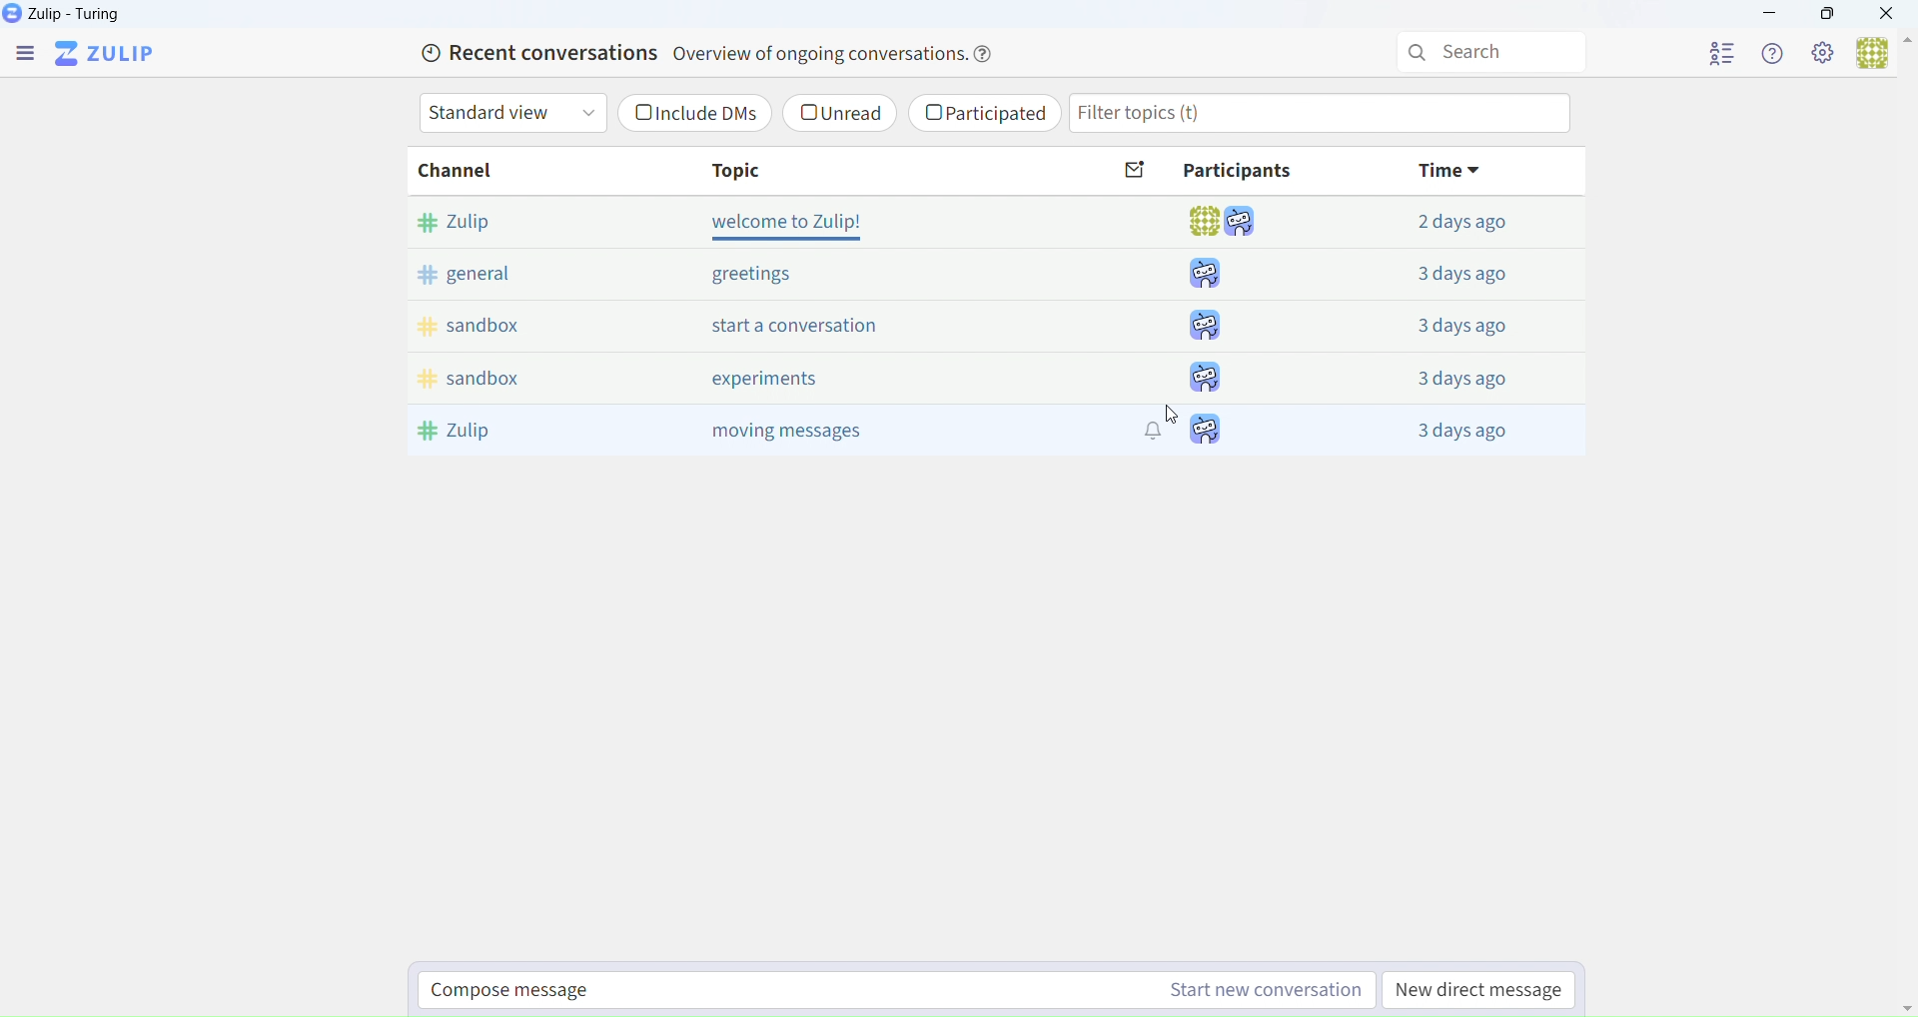  Describe the element at coordinates (478, 275) in the screenshot. I see `general` at that location.